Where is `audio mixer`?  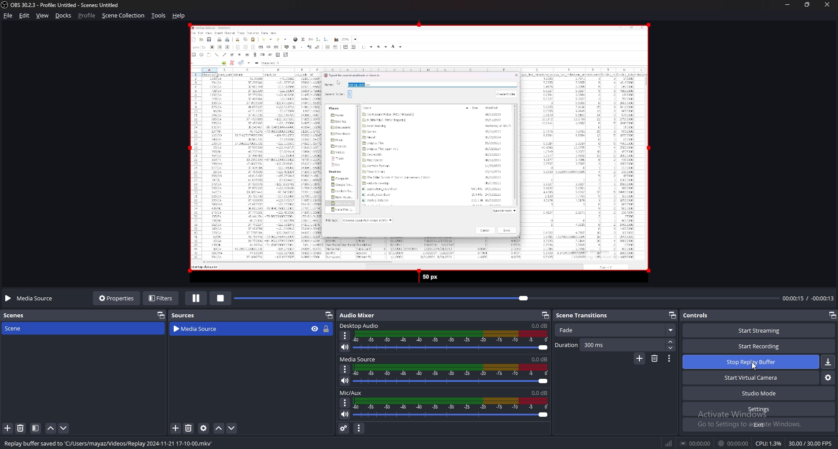
audio mixer is located at coordinates (357, 315).